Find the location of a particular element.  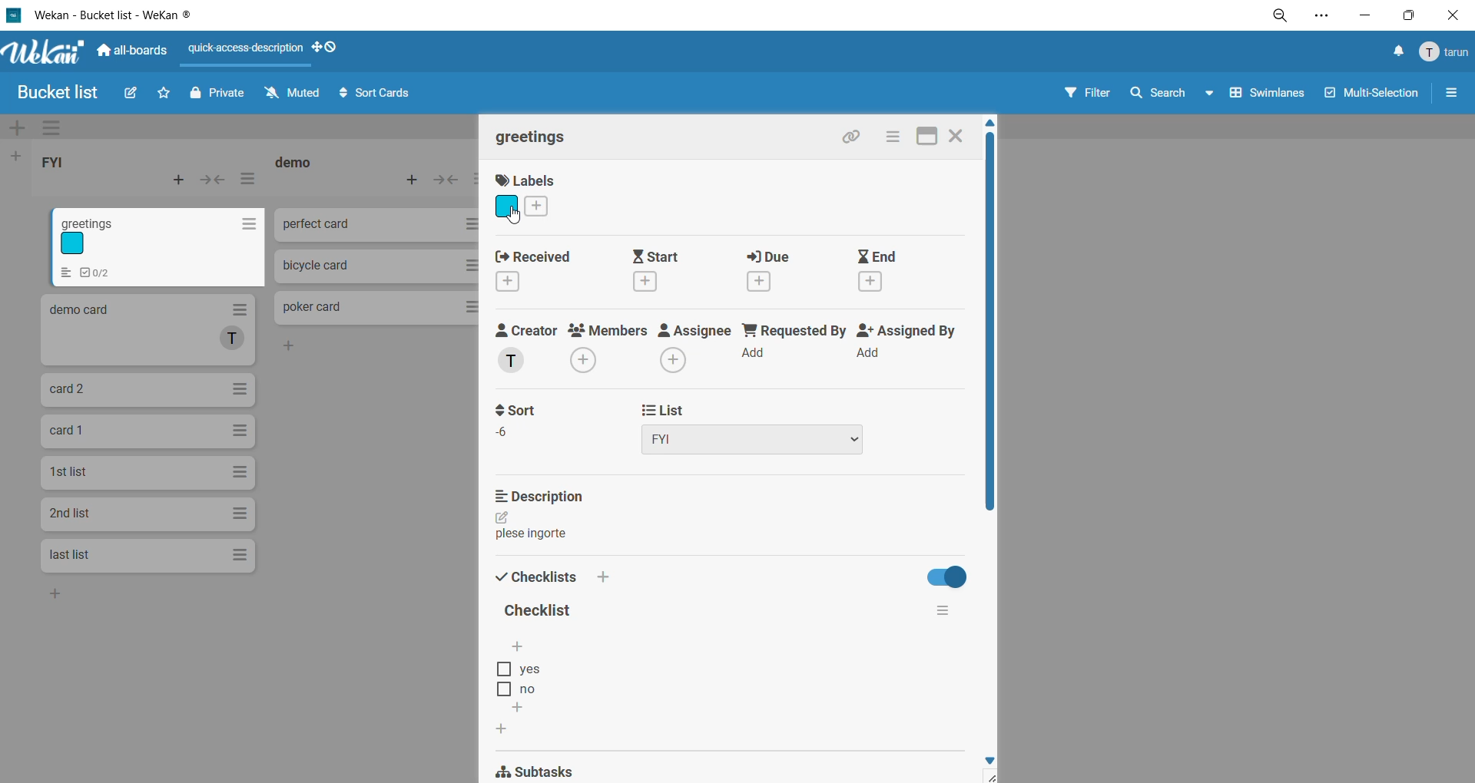

add checklist is located at coordinates (604, 577).